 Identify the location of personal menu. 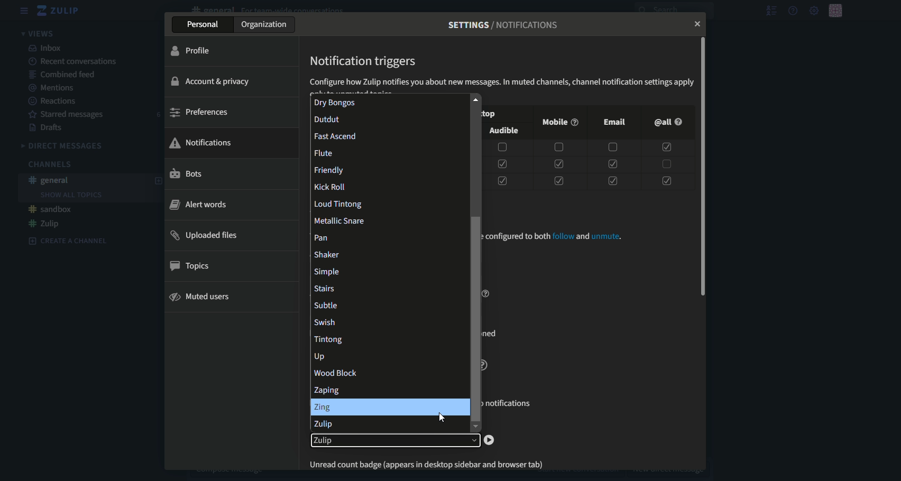
(836, 10).